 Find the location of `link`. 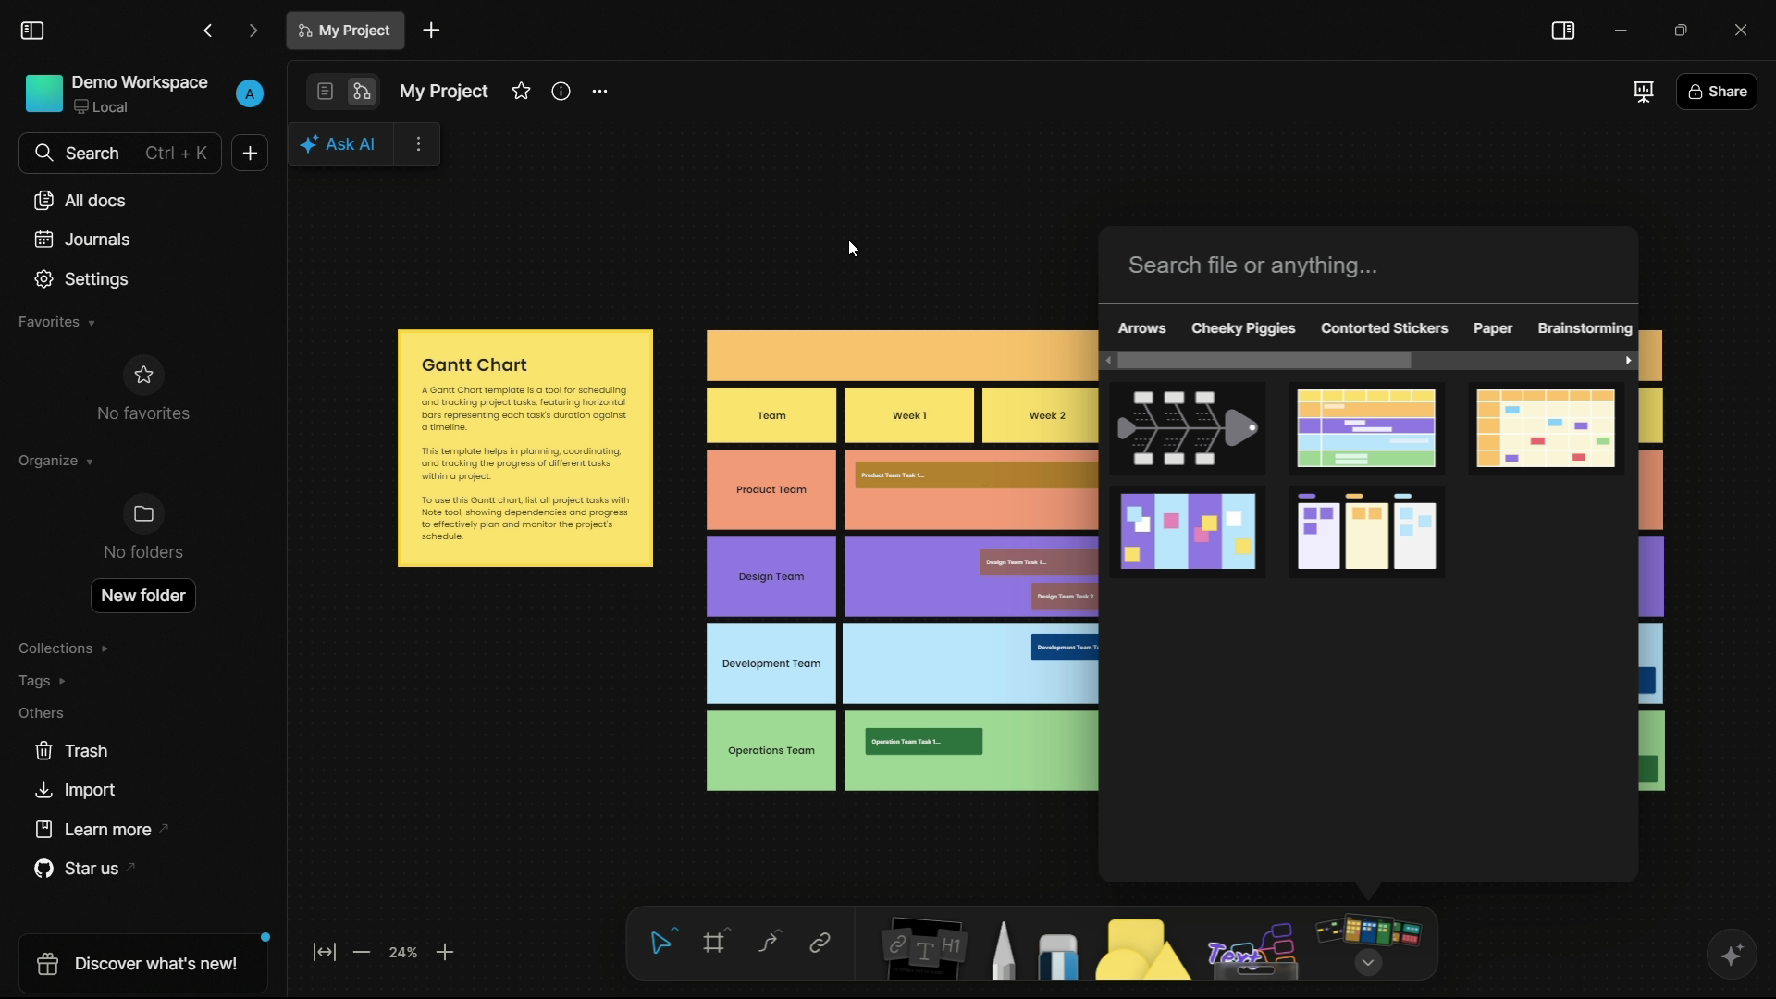

link is located at coordinates (820, 944).